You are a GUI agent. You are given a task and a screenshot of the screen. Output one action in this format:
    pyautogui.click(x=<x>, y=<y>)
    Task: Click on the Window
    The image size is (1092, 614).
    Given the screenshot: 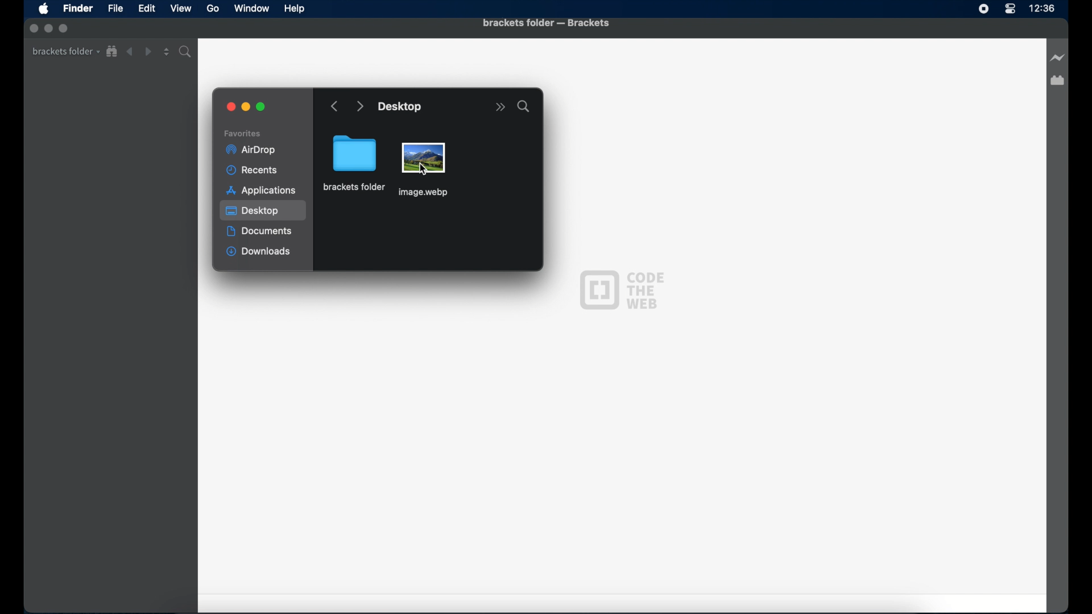 What is the action you would take?
    pyautogui.click(x=252, y=8)
    